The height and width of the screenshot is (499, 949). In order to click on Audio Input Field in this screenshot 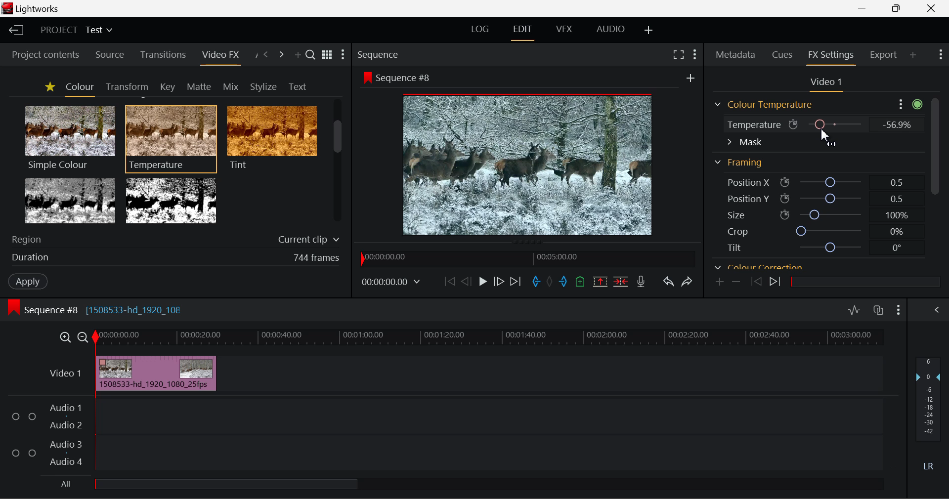, I will do `click(491, 434)`.